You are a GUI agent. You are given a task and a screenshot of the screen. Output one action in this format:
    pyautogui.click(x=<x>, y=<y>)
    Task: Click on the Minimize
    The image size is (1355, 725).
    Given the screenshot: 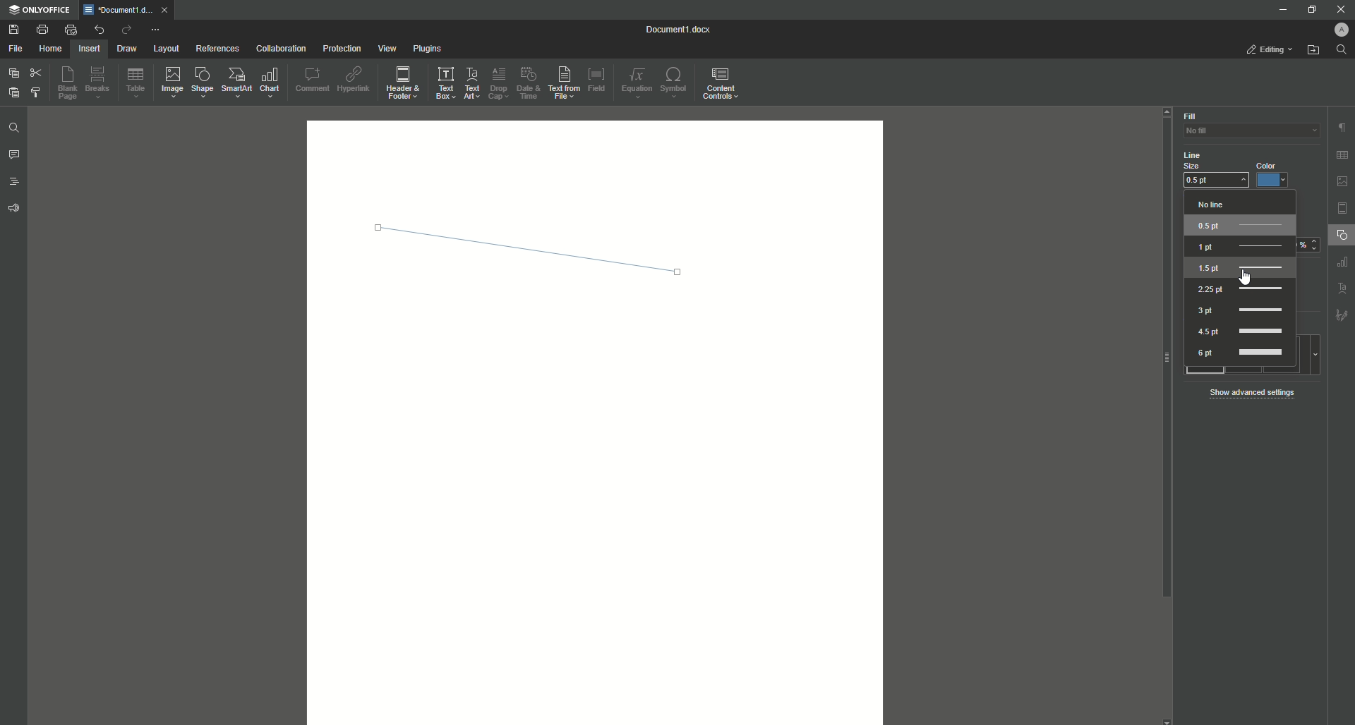 What is the action you would take?
    pyautogui.click(x=1279, y=9)
    